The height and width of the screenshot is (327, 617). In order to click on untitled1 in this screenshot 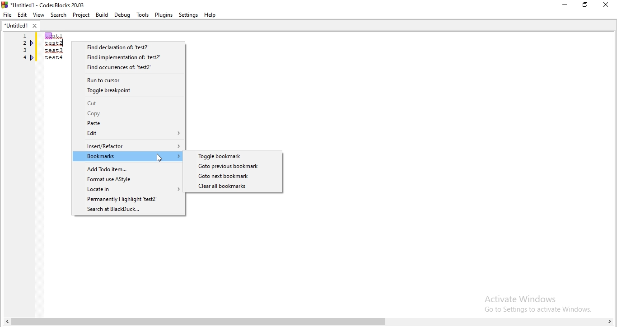, I will do `click(21, 25)`.